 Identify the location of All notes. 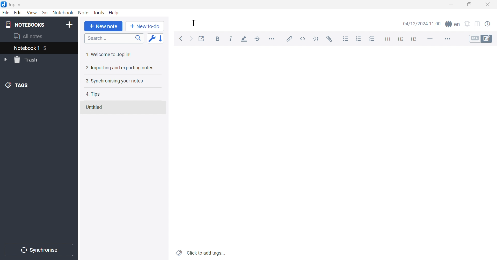
(27, 36).